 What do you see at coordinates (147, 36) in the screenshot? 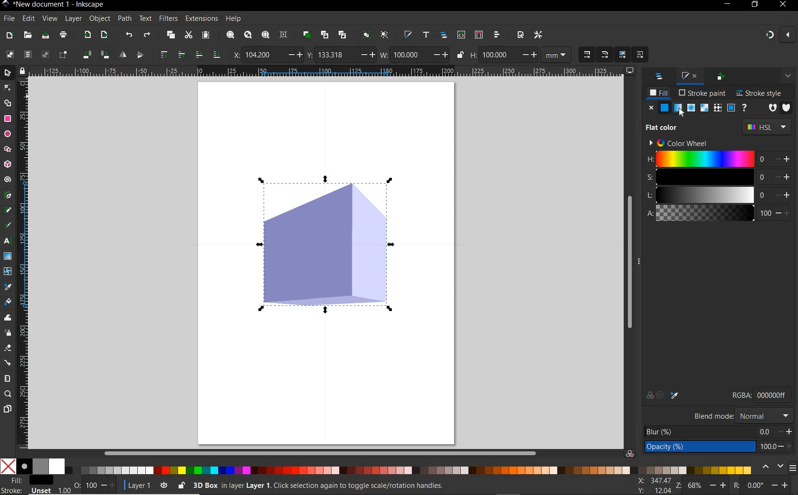
I see `REDO` at bounding box center [147, 36].